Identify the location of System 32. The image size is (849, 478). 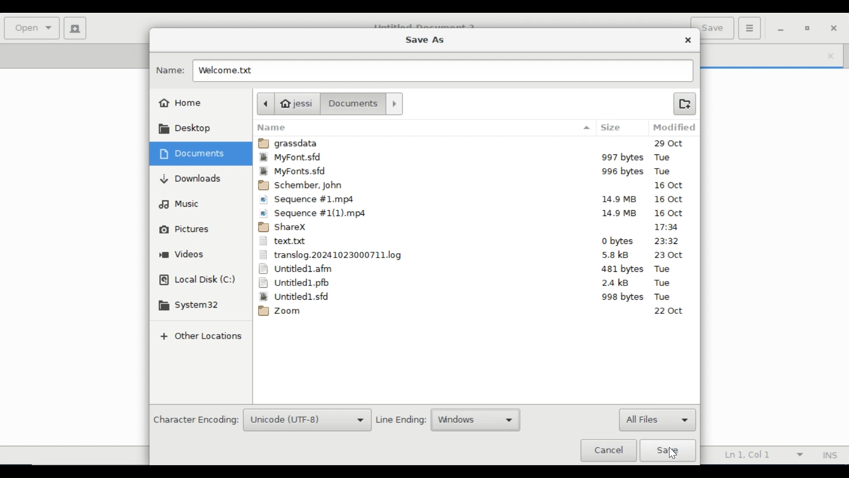
(188, 305).